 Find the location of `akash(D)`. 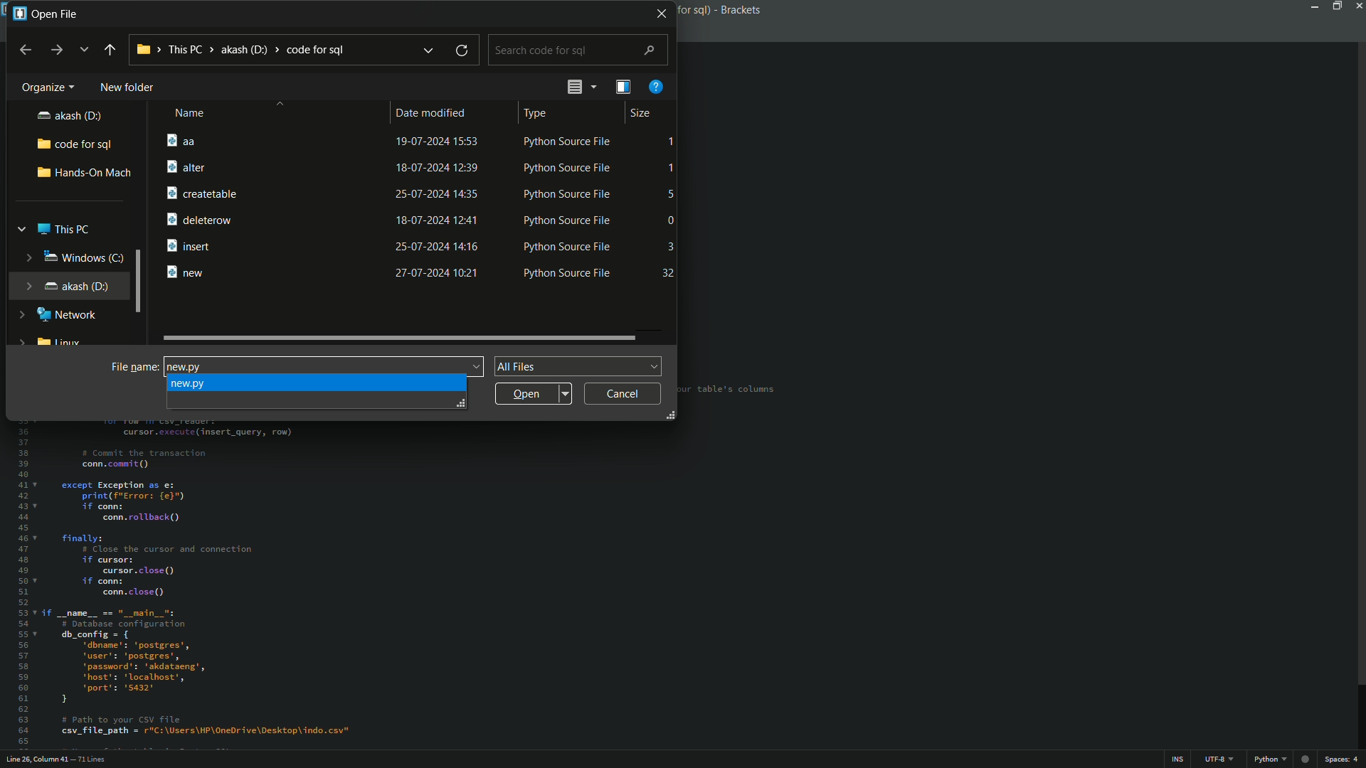

akash(D) is located at coordinates (63, 287).